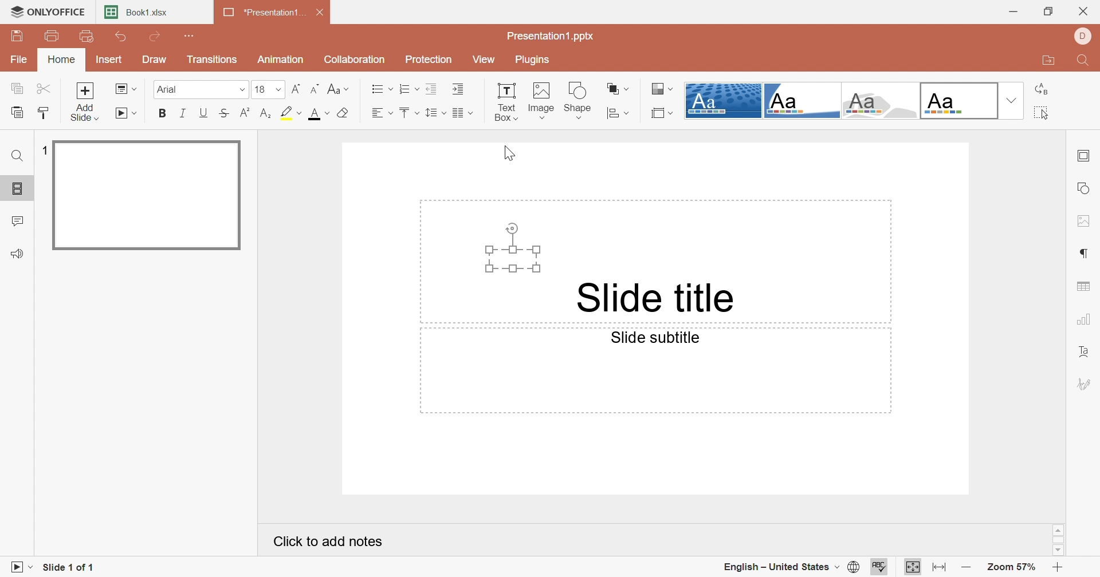 This screenshot has height=577, width=1100. What do you see at coordinates (1086, 353) in the screenshot?
I see `Text art settings` at bounding box center [1086, 353].